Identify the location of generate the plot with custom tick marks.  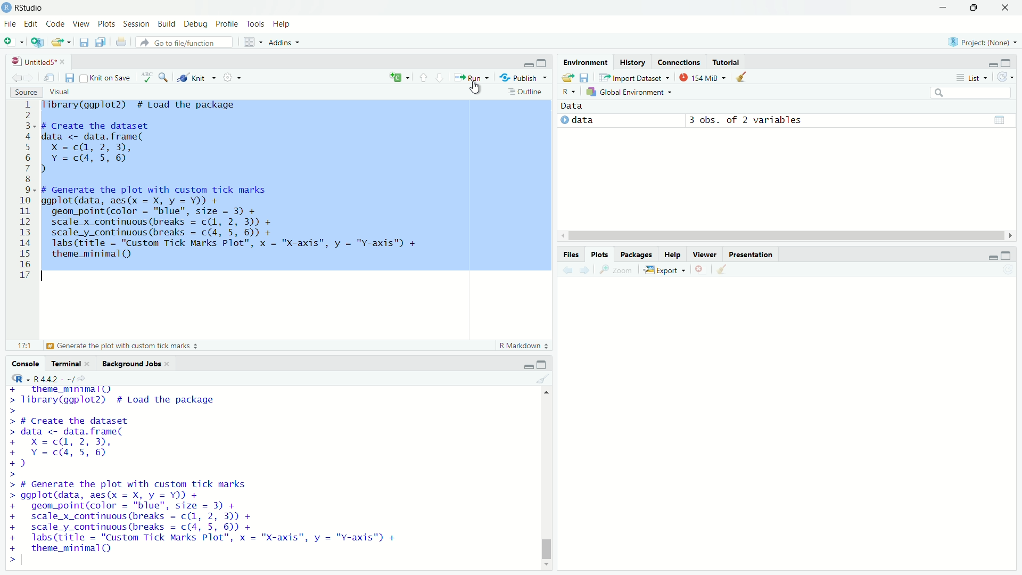
(127, 346).